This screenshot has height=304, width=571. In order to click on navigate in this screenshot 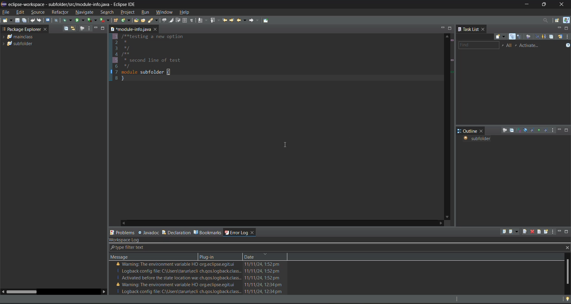, I will do `click(85, 12)`.